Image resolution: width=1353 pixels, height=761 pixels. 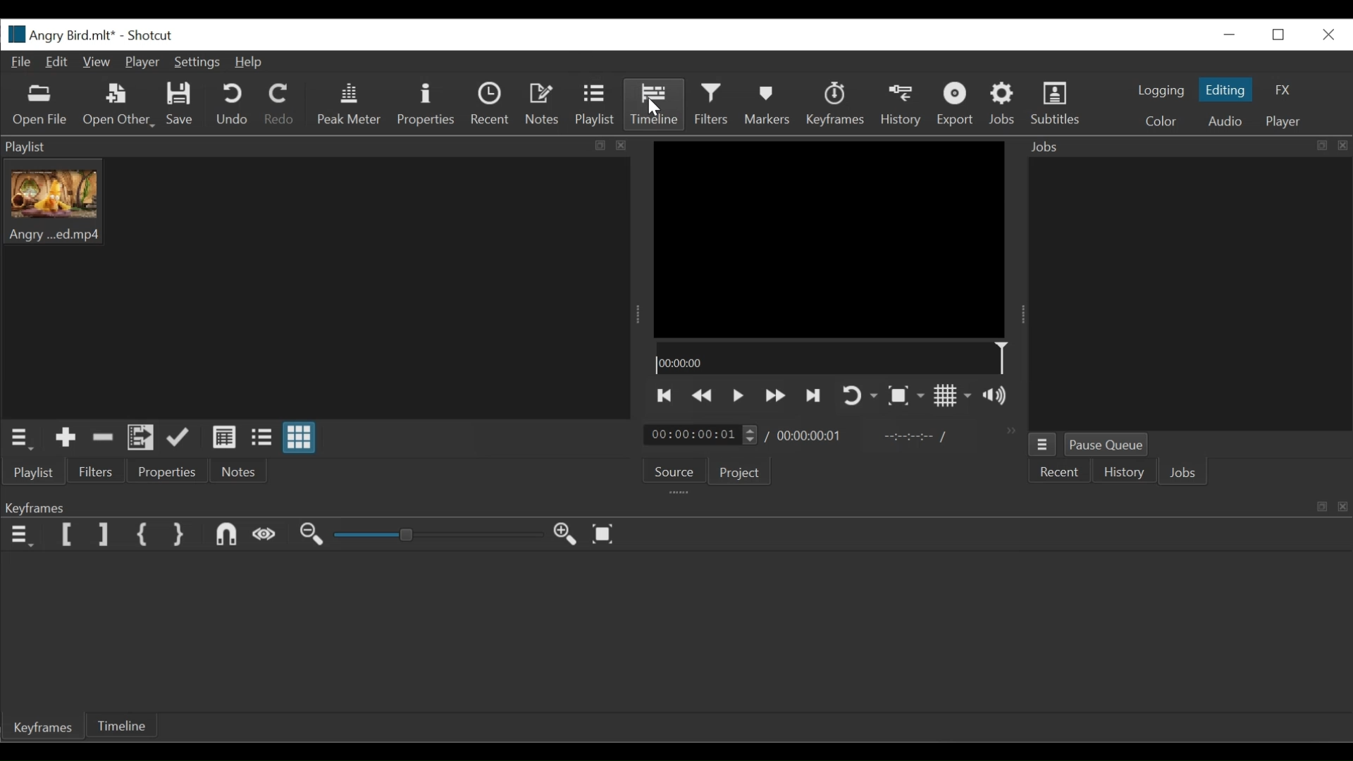 What do you see at coordinates (775, 396) in the screenshot?
I see `Play backward quickly` at bounding box center [775, 396].